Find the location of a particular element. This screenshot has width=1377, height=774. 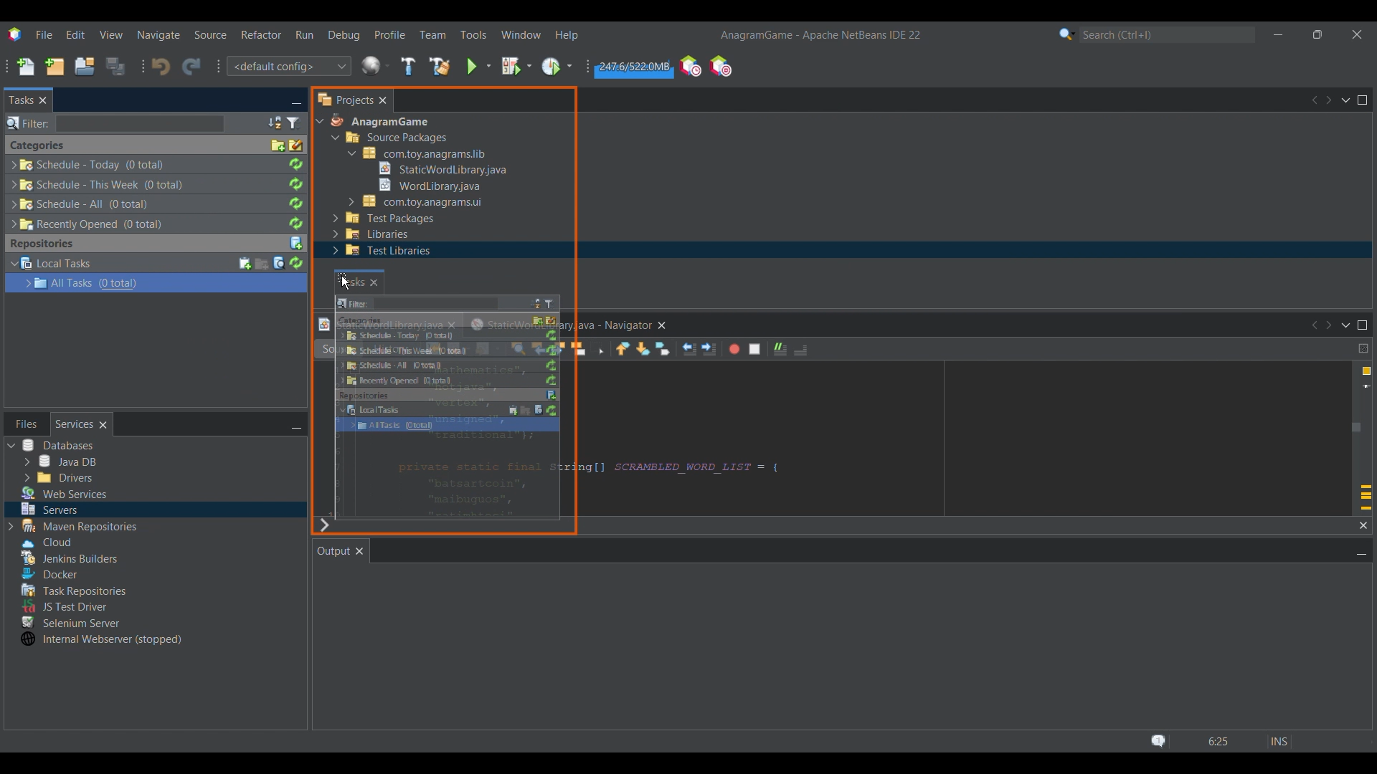

 is located at coordinates (72, 588).